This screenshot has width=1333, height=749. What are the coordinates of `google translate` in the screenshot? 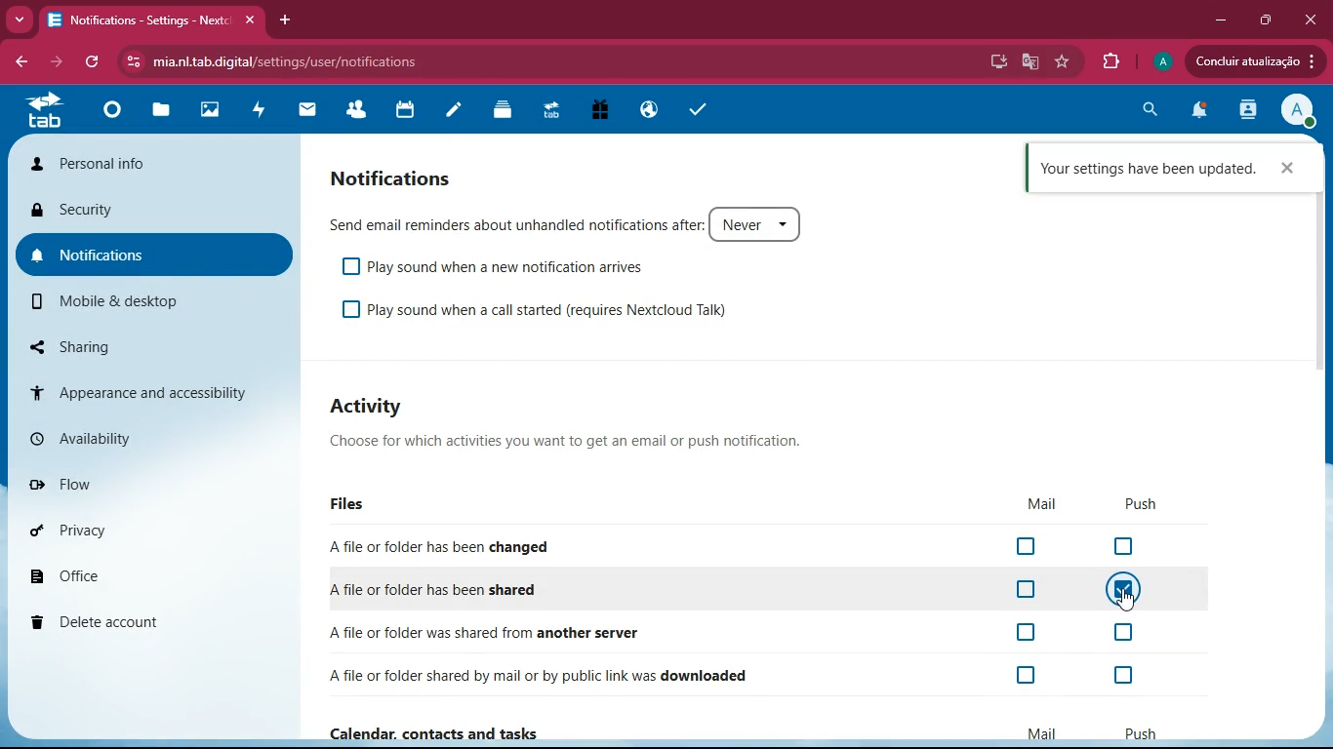 It's located at (1029, 61).